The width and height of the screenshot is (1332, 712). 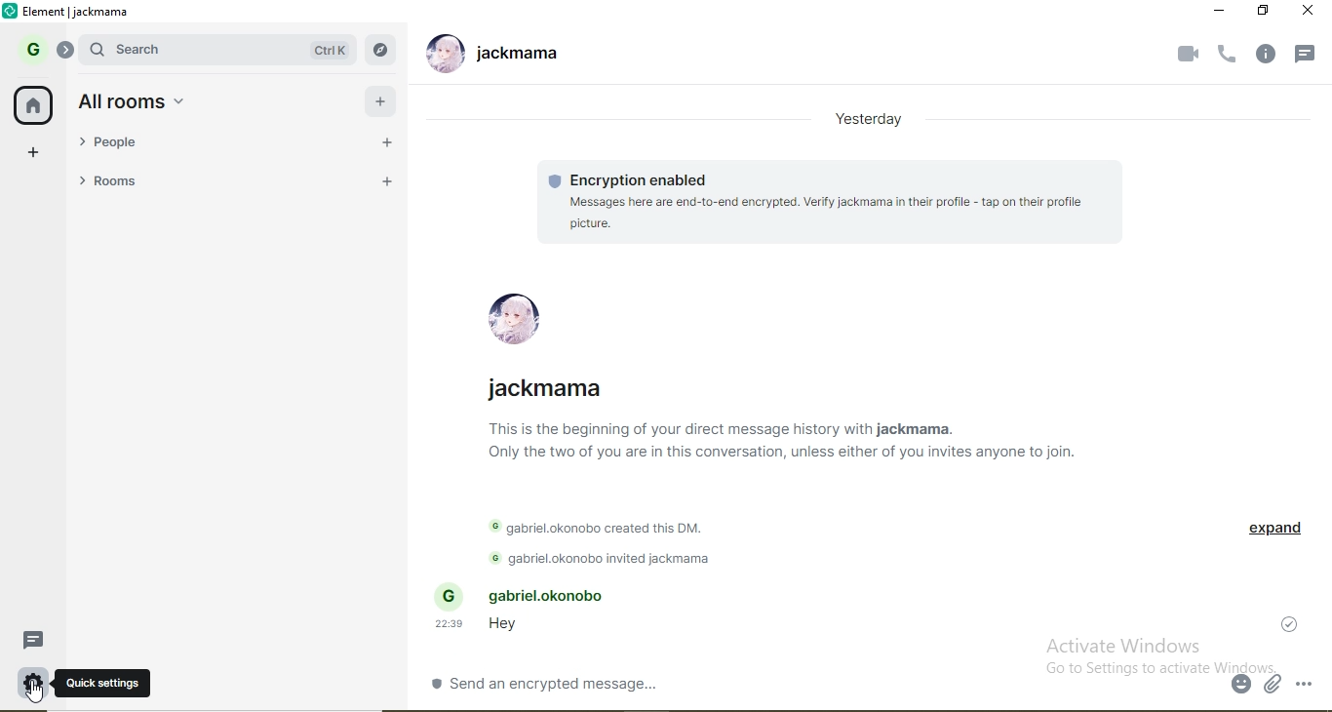 What do you see at coordinates (521, 56) in the screenshot?
I see `jackmama` at bounding box center [521, 56].